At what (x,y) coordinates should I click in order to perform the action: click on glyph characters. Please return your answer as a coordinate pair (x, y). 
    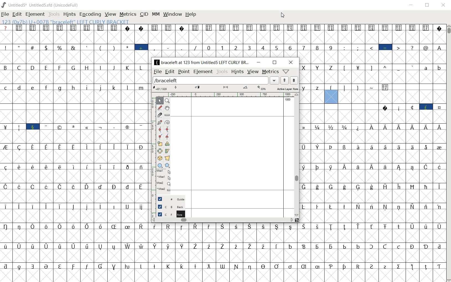
    Looking at the image, I should click on (297, 40).